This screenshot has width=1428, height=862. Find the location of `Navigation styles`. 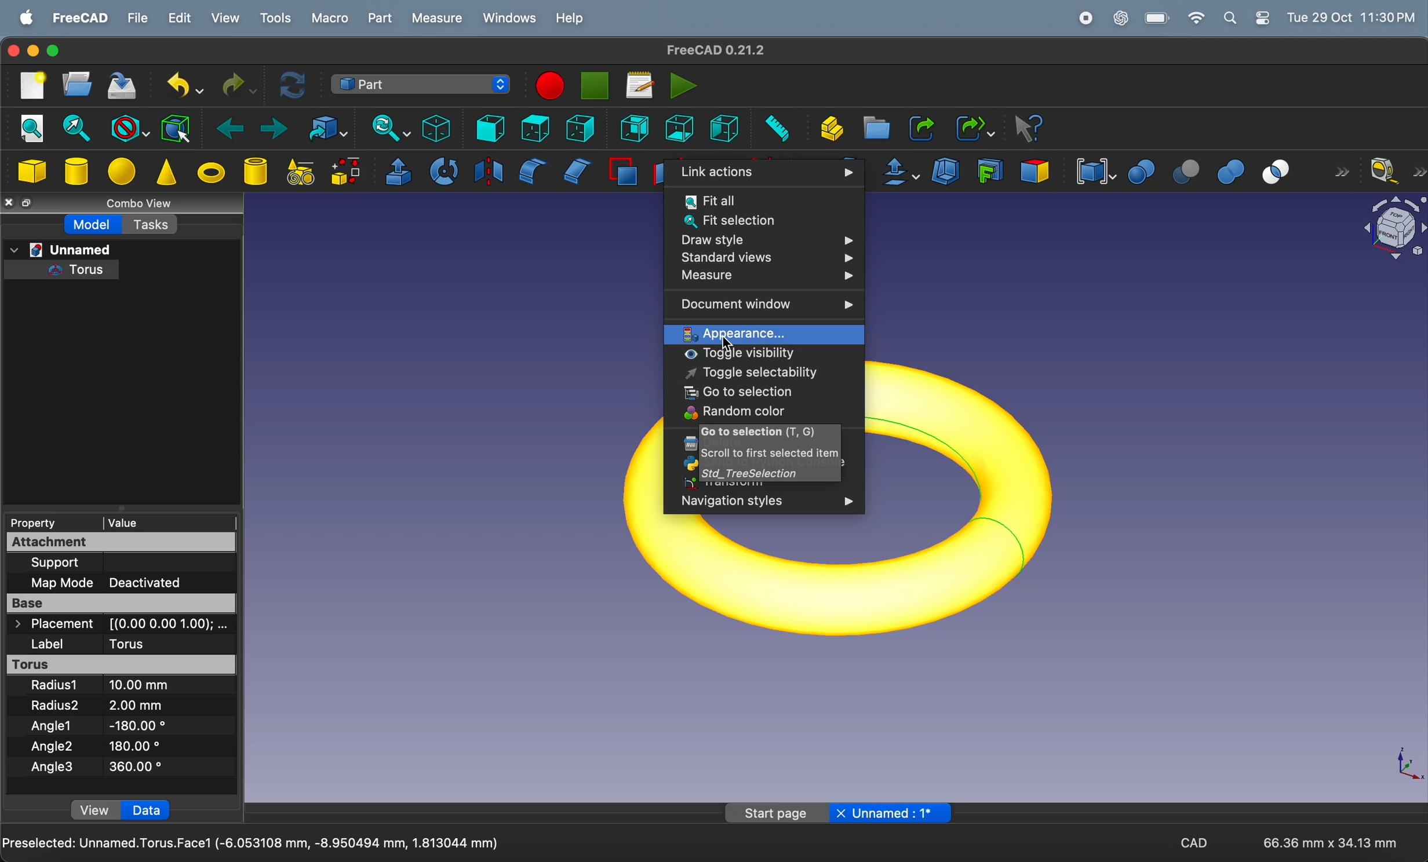

Navigation styles is located at coordinates (770, 502).